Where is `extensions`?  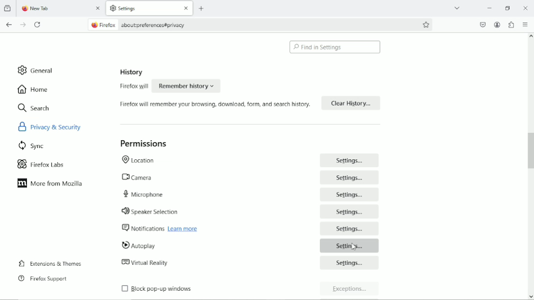 extensions is located at coordinates (511, 24).